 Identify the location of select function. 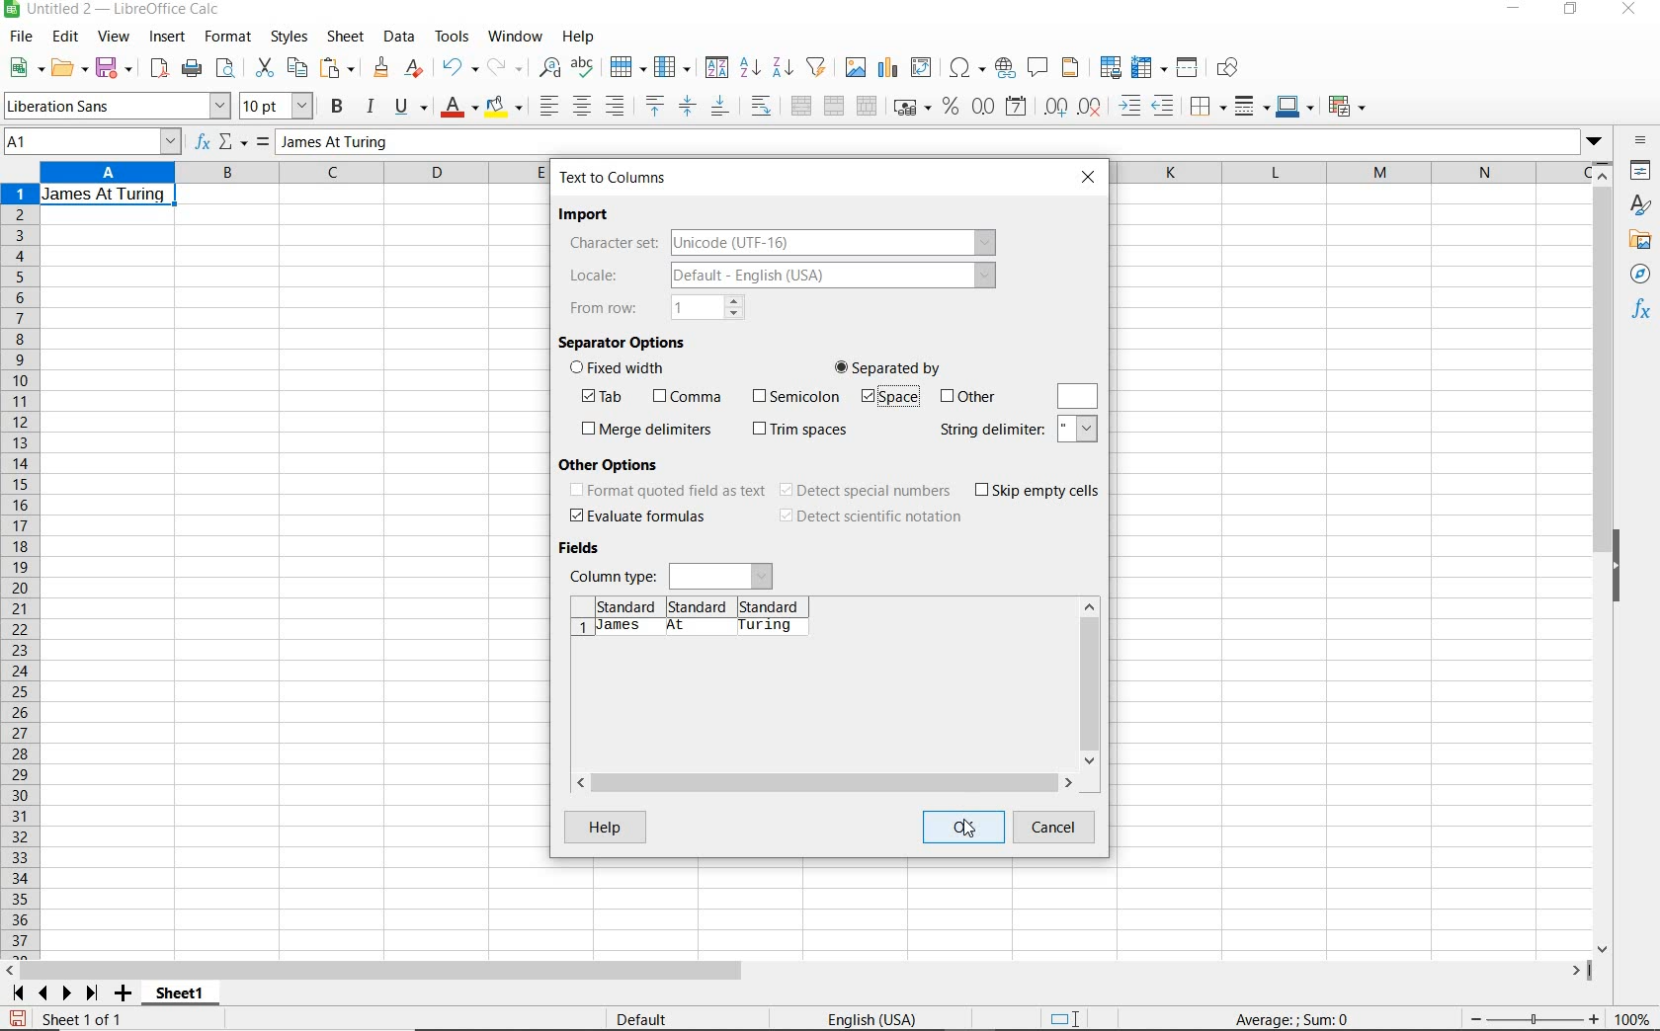
(234, 143).